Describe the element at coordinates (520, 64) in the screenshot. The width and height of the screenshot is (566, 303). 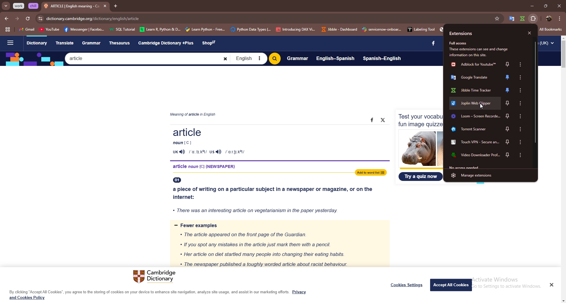
I see `options` at that location.